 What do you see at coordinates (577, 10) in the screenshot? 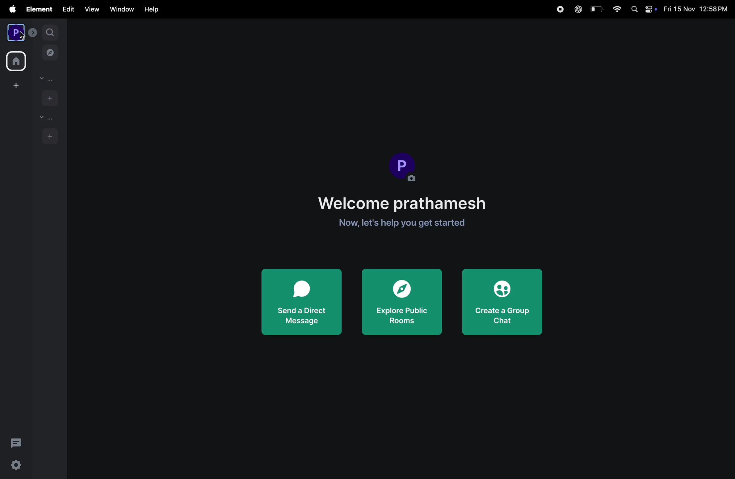
I see `chatgpt` at bounding box center [577, 10].